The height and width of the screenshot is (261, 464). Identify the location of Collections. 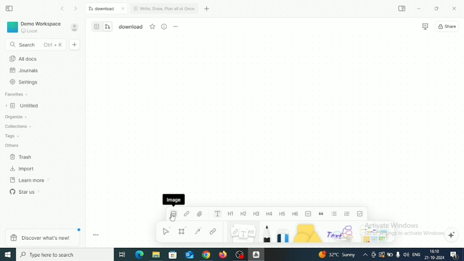
(19, 126).